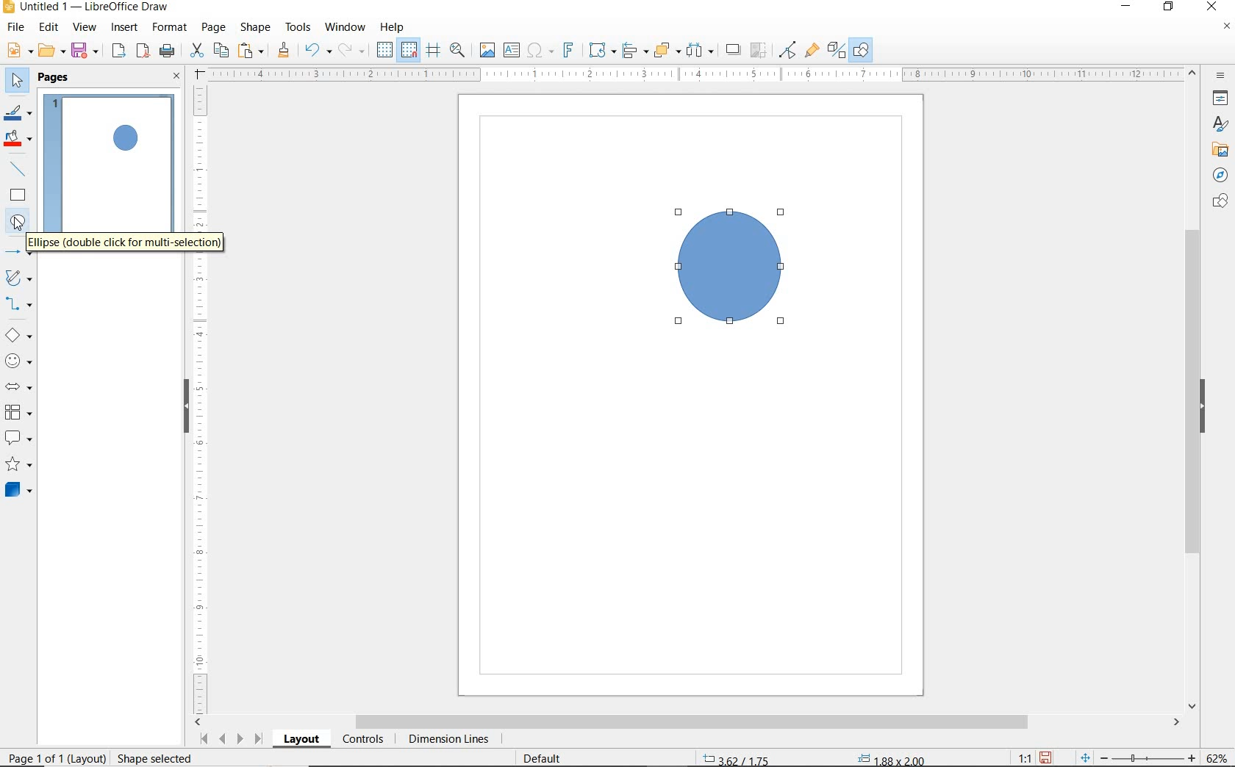 Image resolution: width=1235 pixels, height=767 pixels. I want to click on FILE, so click(17, 29).